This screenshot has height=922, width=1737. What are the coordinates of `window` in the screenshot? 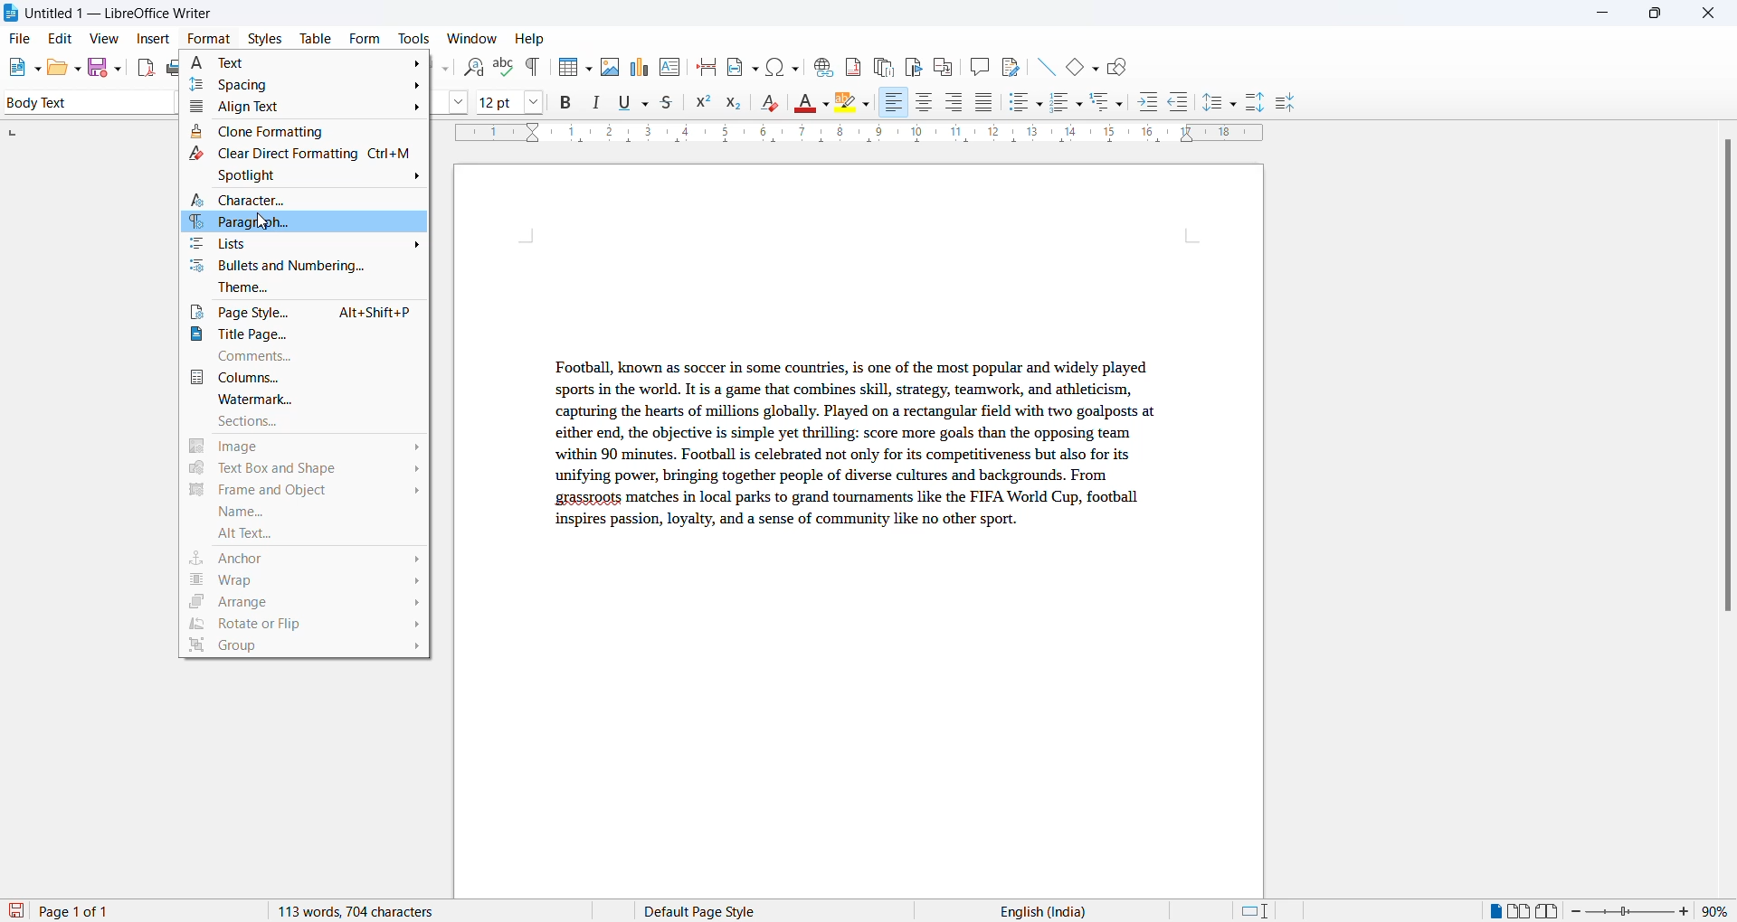 It's located at (473, 39).